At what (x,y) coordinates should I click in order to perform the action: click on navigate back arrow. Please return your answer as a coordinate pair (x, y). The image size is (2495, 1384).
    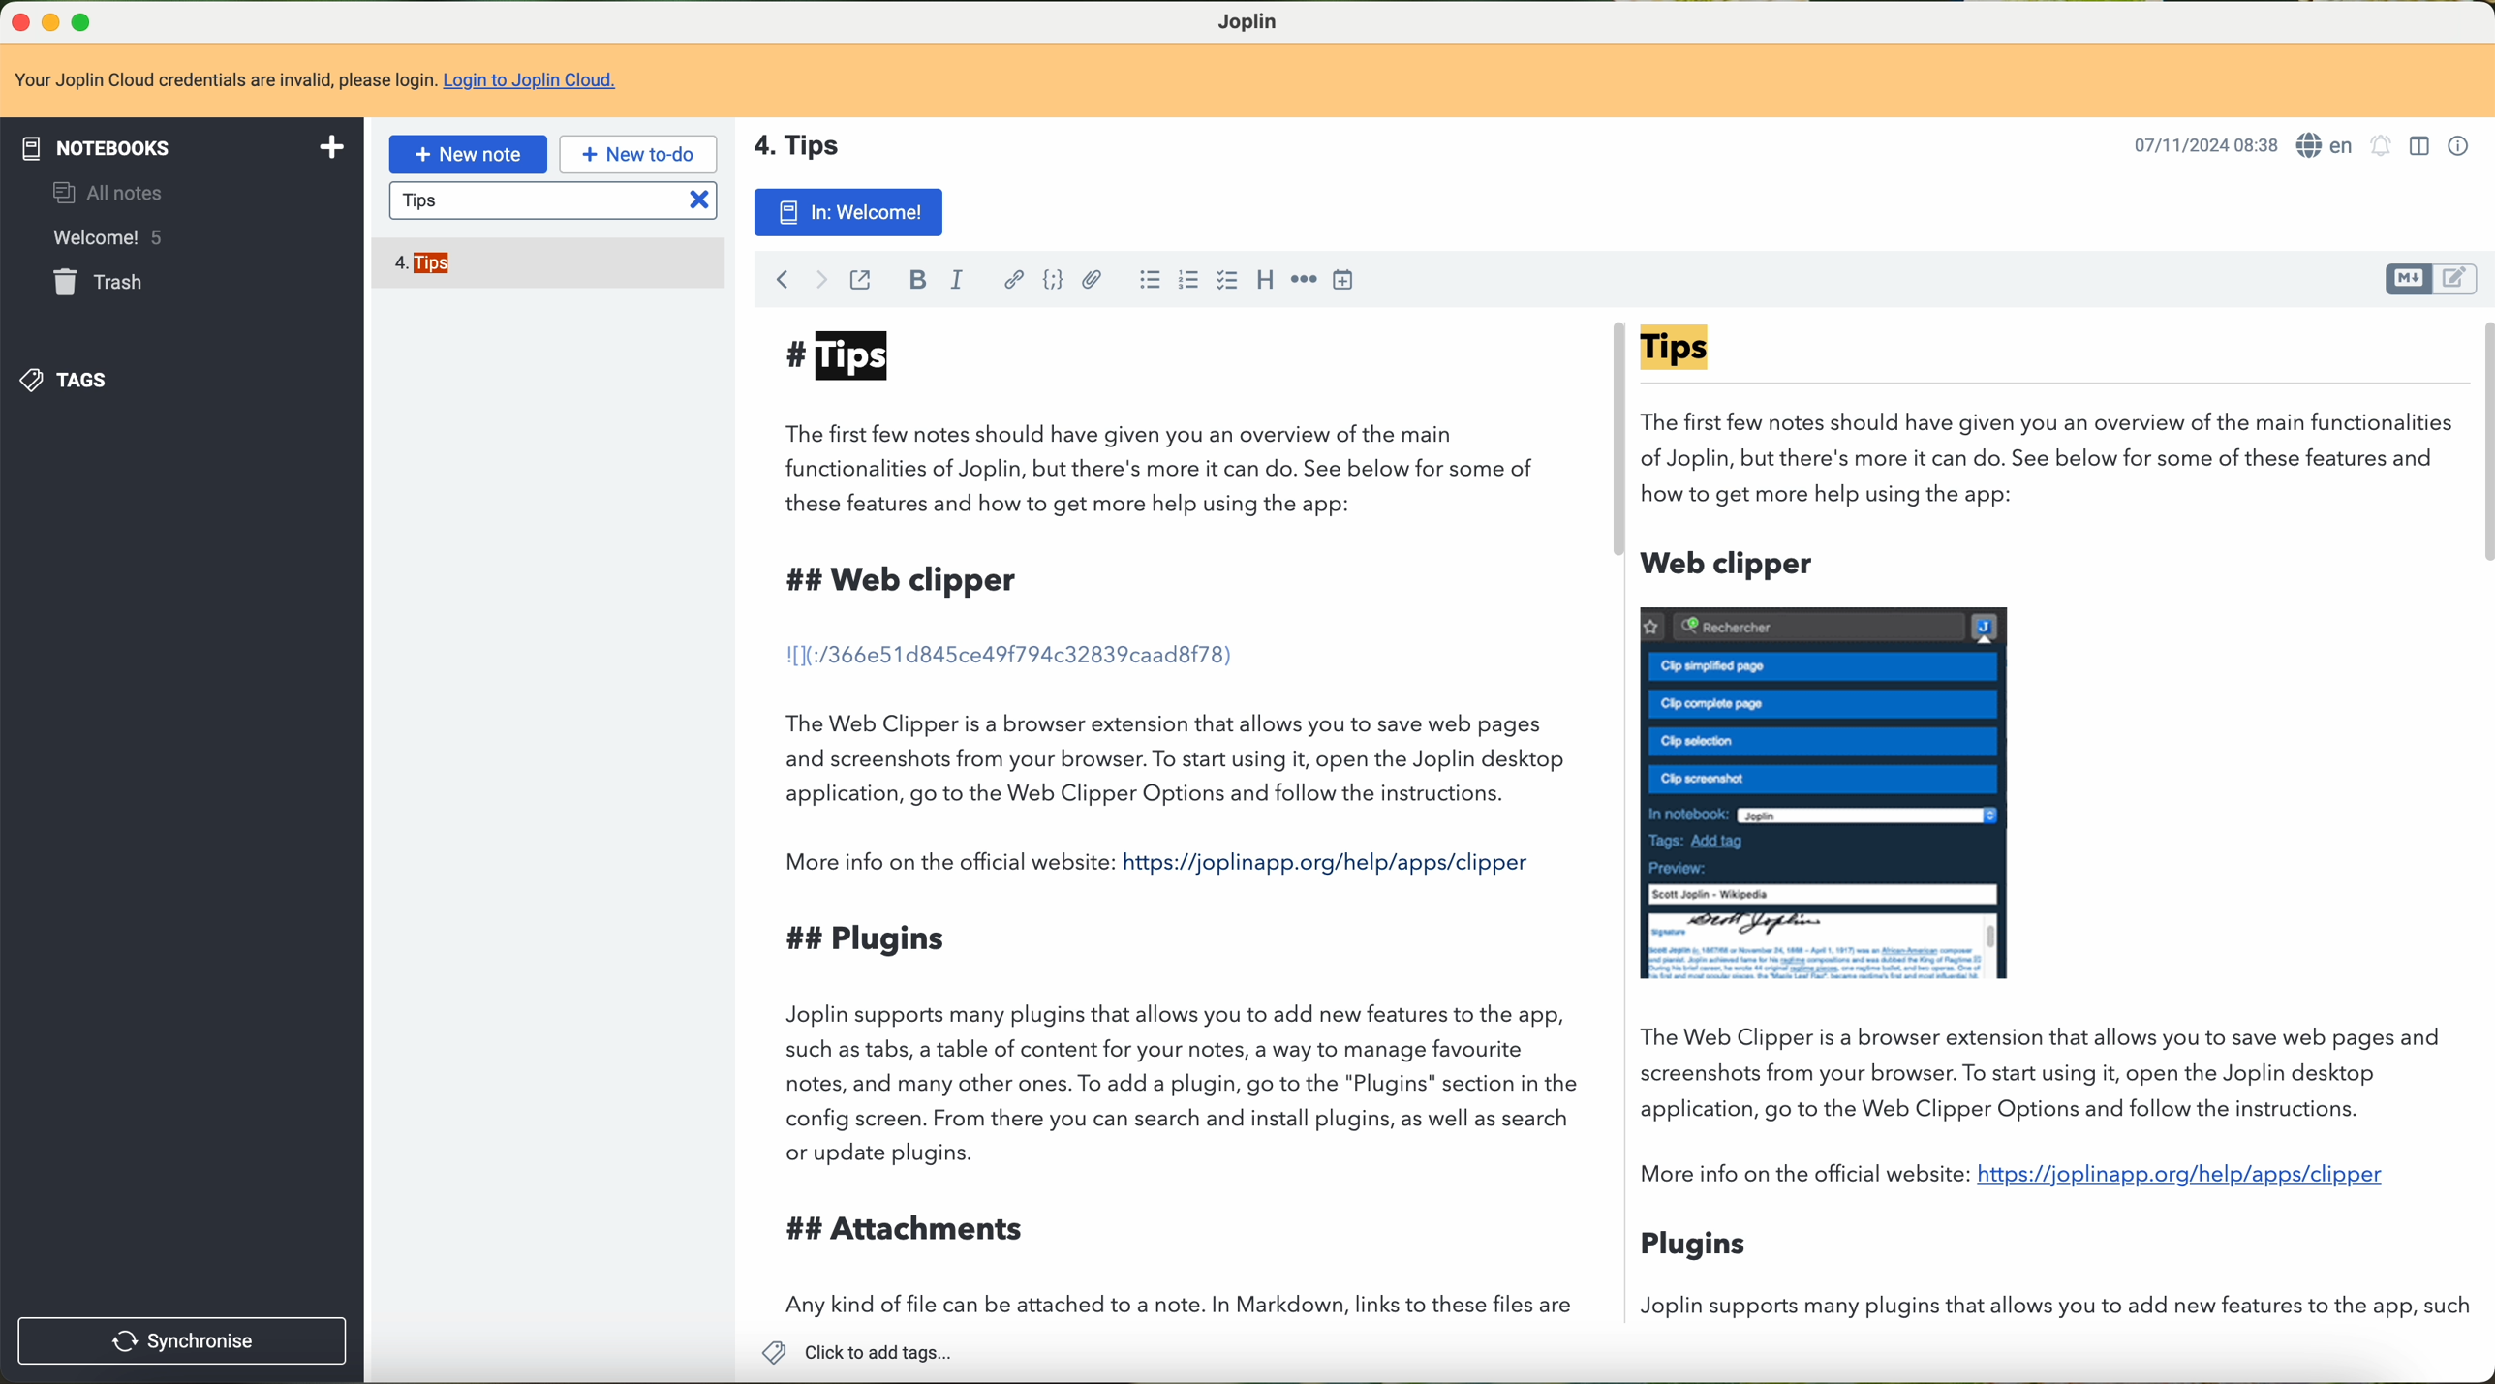
    Looking at the image, I should click on (782, 281).